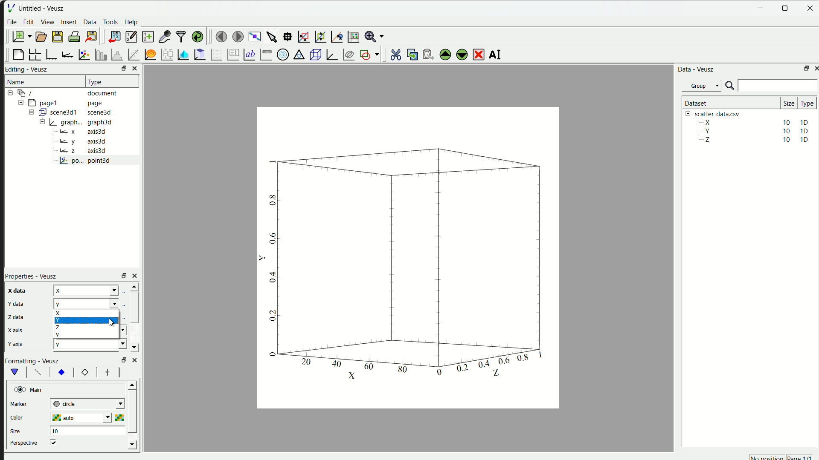  Describe the element at coordinates (787, 101) in the screenshot. I see `size` at that location.